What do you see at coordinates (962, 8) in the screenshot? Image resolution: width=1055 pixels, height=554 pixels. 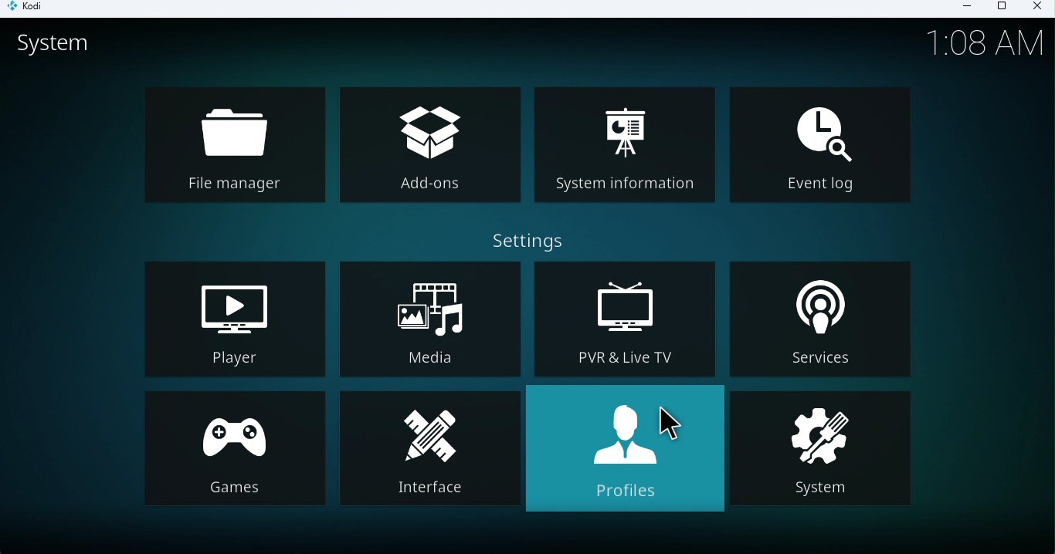 I see `Minimize` at bounding box center [962, 8].